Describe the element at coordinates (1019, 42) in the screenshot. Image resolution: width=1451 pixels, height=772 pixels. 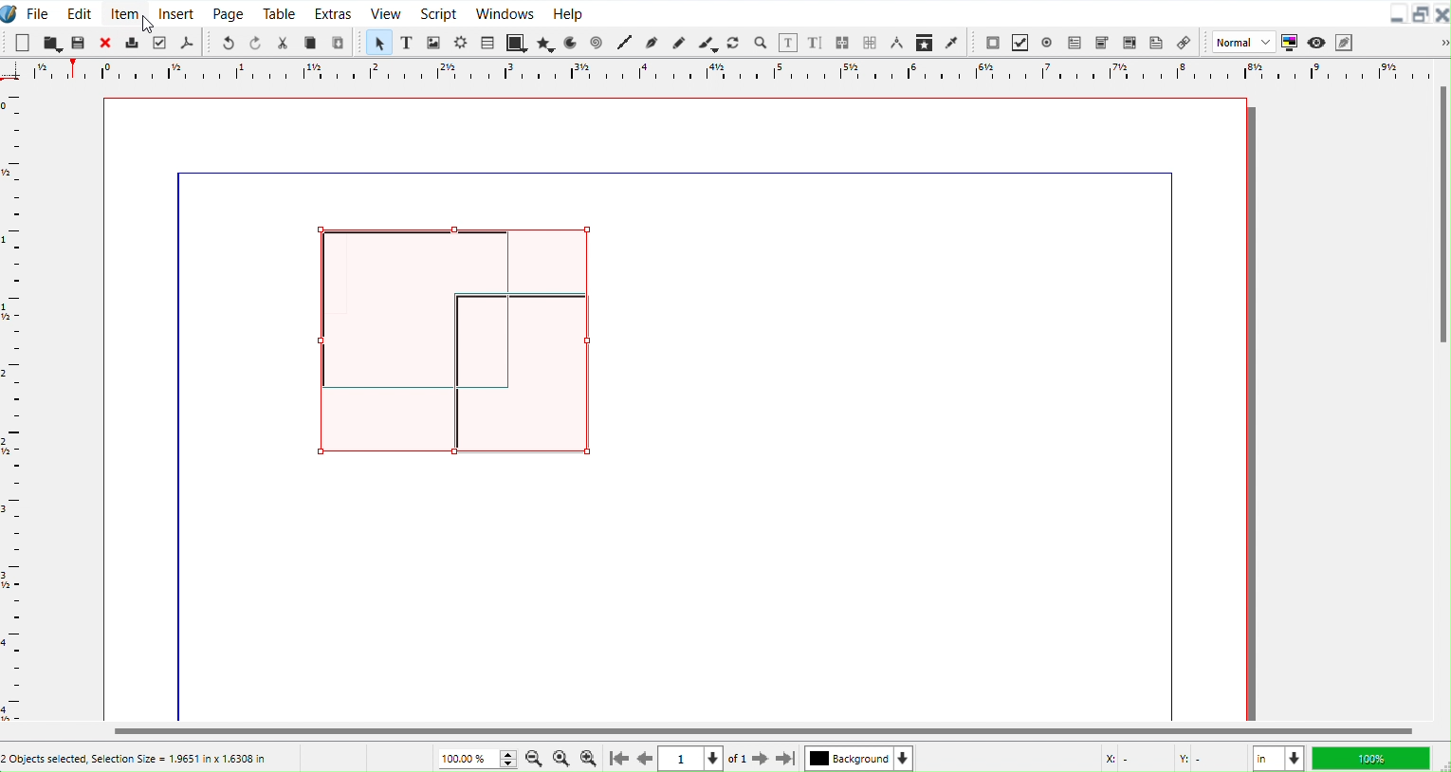
I see `PDF Check box` at that location.